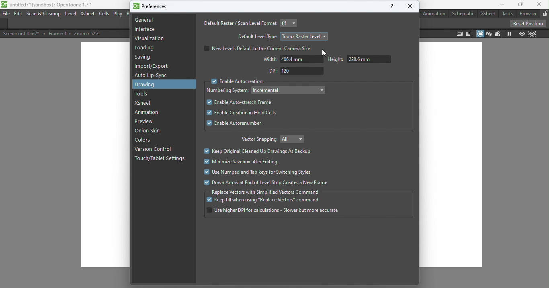  What do you see at coordinates (150, 39) in the screenshot?
I see `Visualization` at bounding box center [150, 39].